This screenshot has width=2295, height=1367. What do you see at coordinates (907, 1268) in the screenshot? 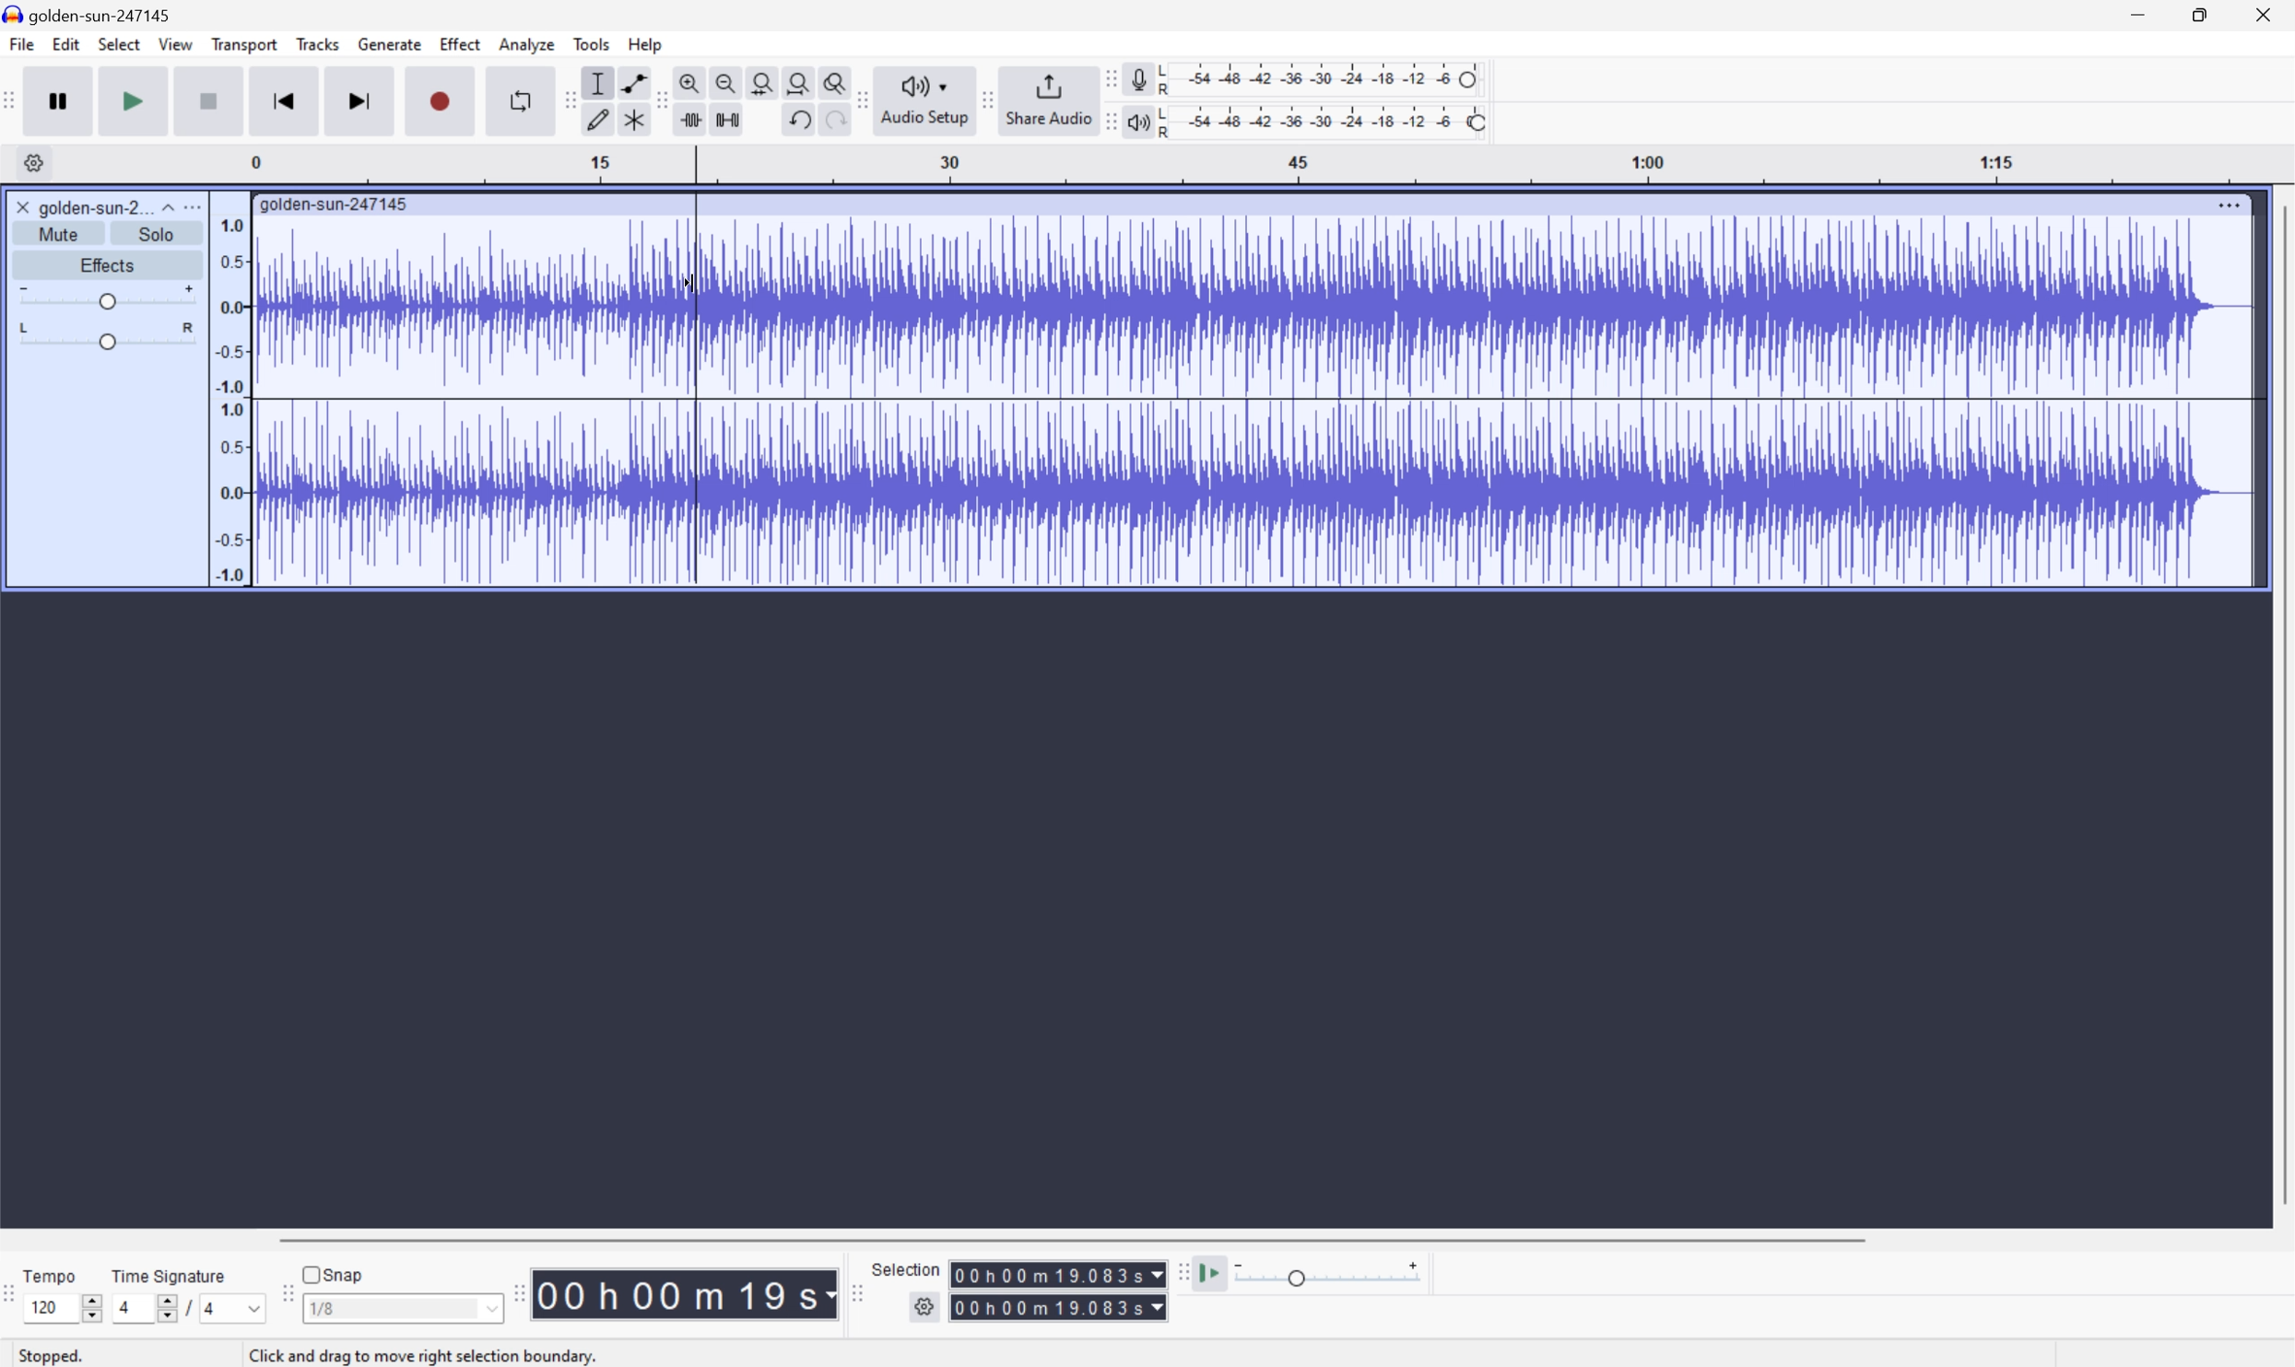
I see `Selection` at bounding box center [907, 1268].